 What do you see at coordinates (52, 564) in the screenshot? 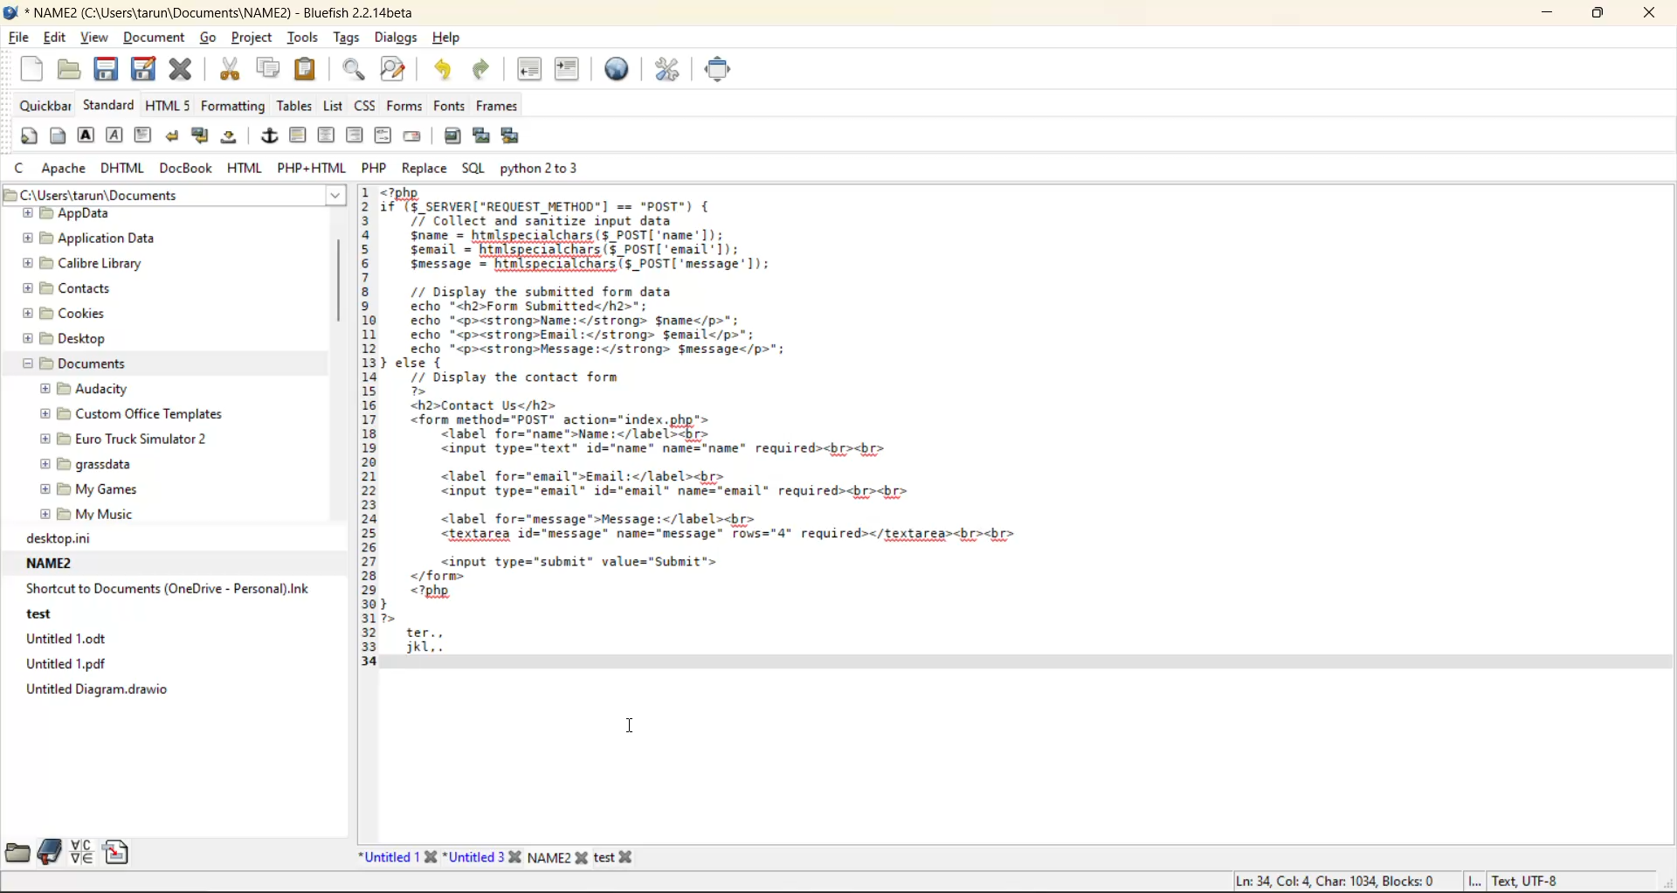
I see `NAME2` at bounding box center [52, 564].